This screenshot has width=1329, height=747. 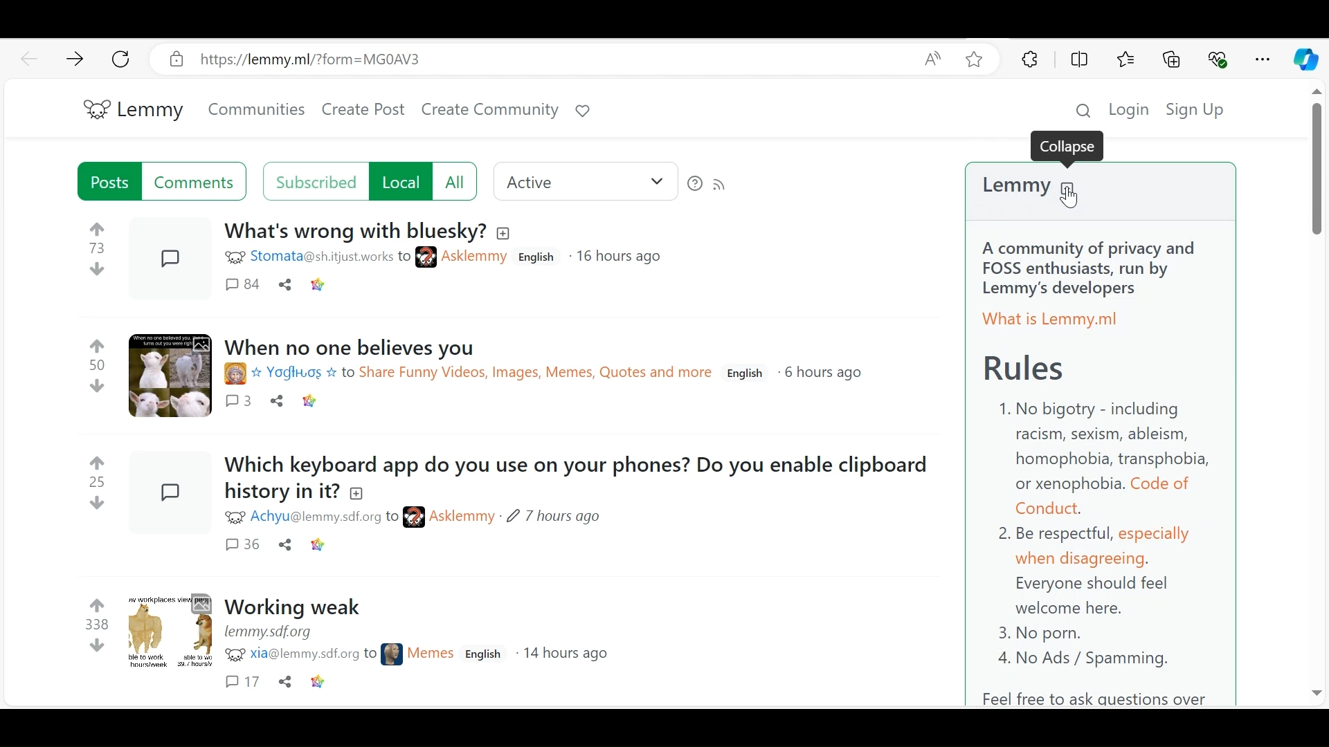 I want to click on down votes, so click(x=94, y=270).